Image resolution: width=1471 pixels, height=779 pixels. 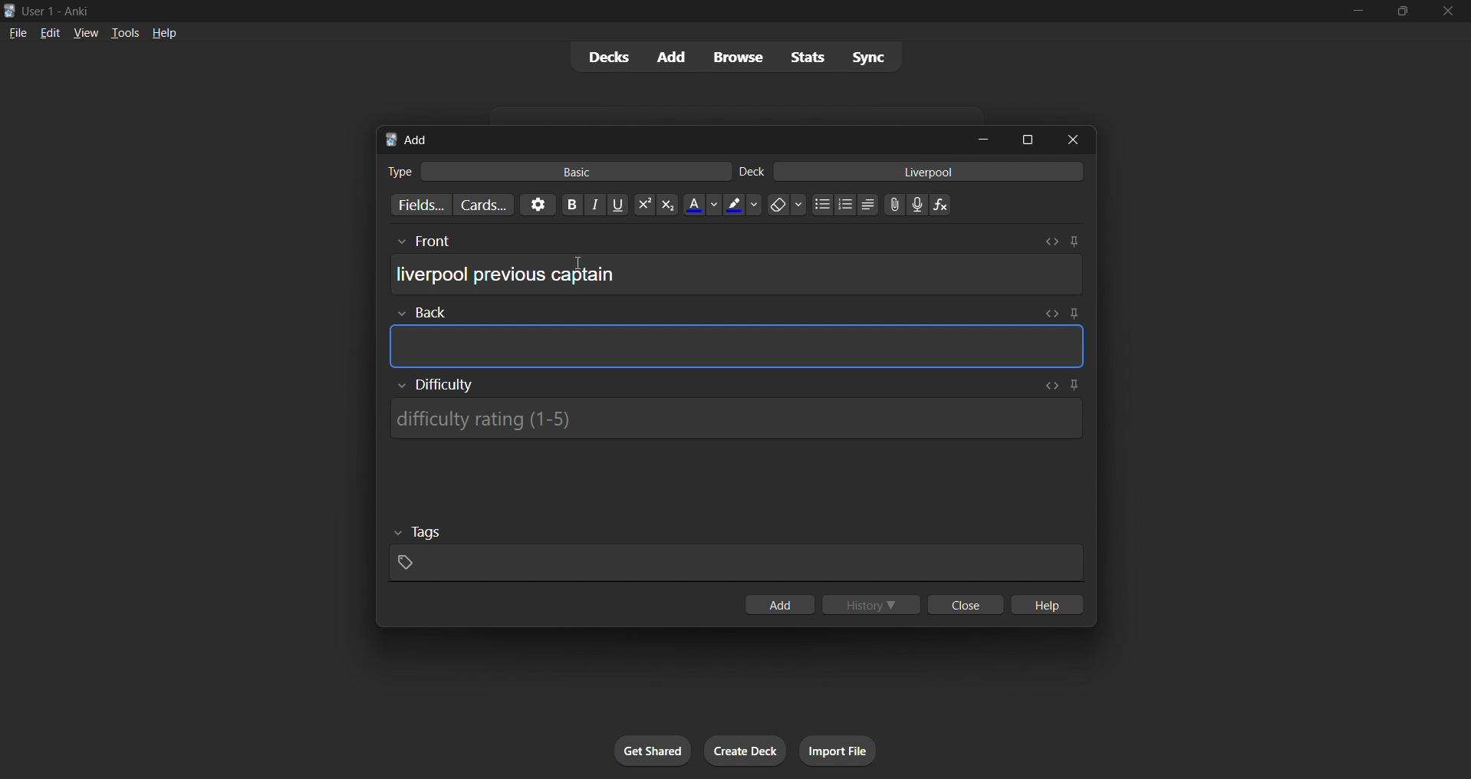 I want to click on sync, so click(x=869, y=59).